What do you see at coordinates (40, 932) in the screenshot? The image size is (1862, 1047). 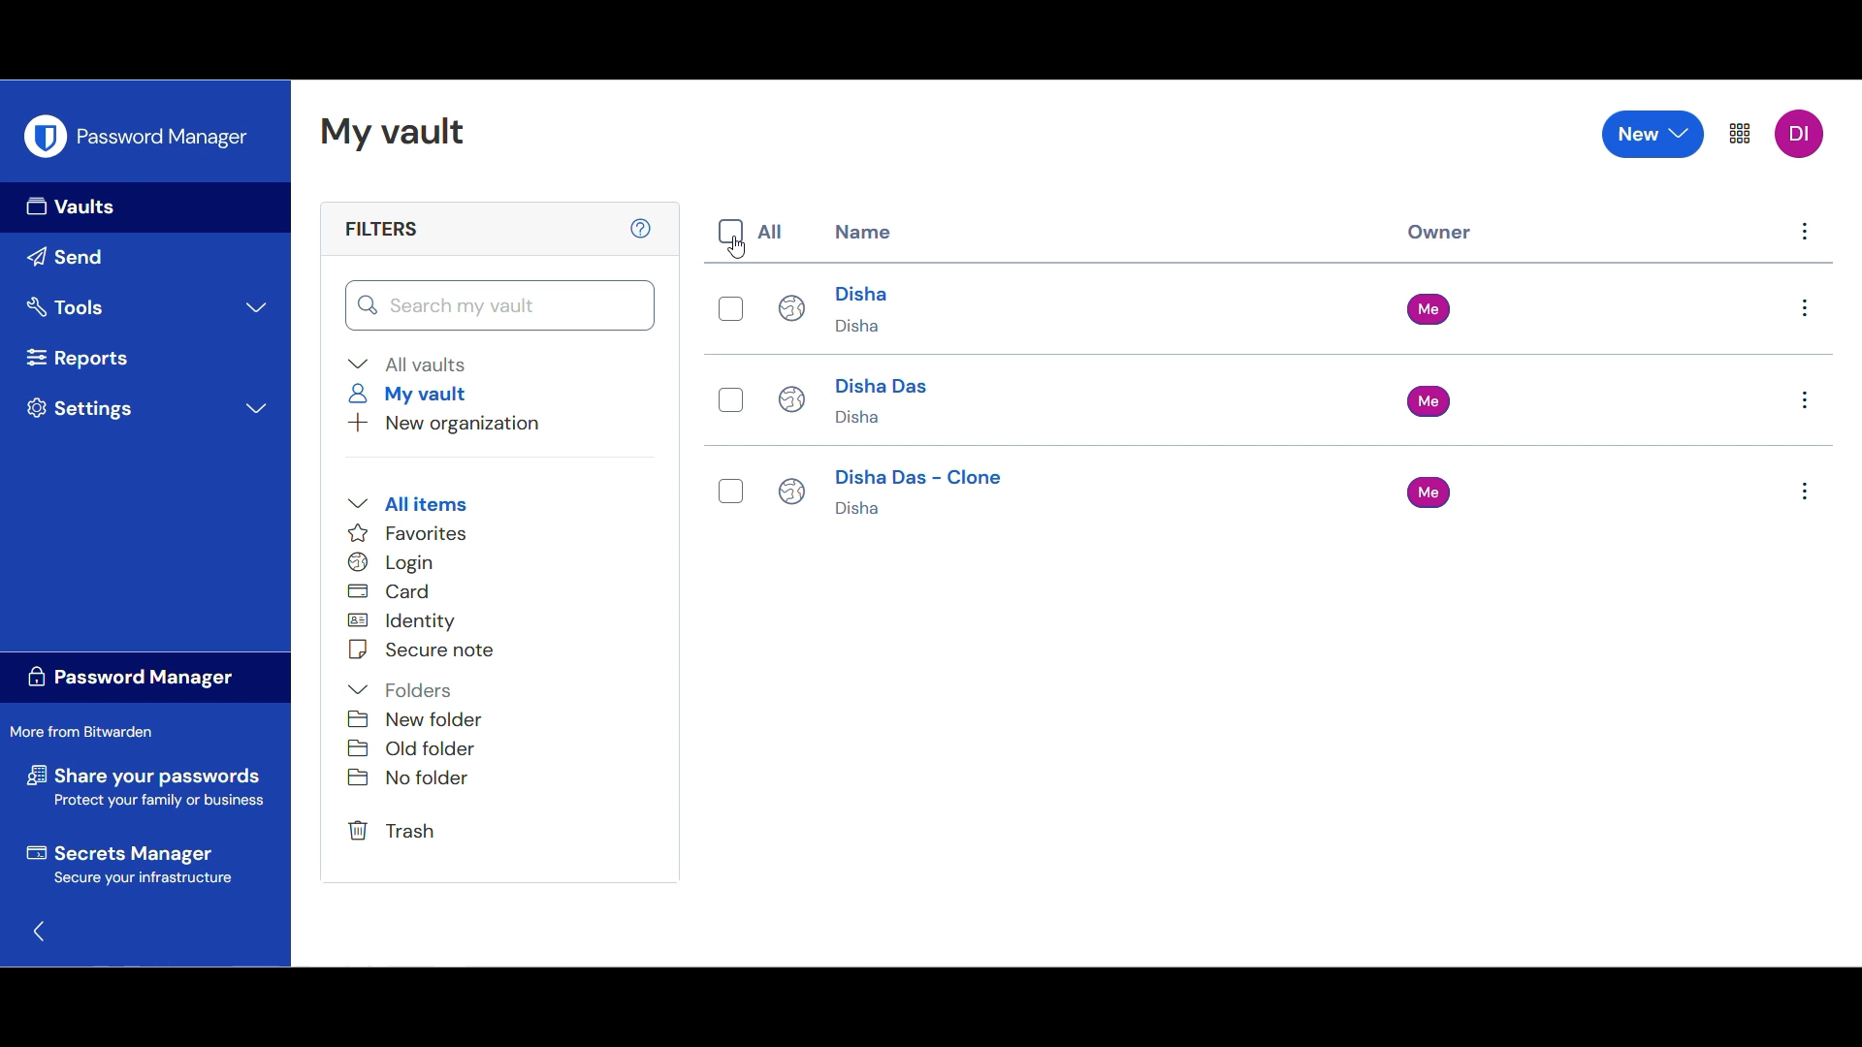 I see `Go back` at bounding box center [40, 932].